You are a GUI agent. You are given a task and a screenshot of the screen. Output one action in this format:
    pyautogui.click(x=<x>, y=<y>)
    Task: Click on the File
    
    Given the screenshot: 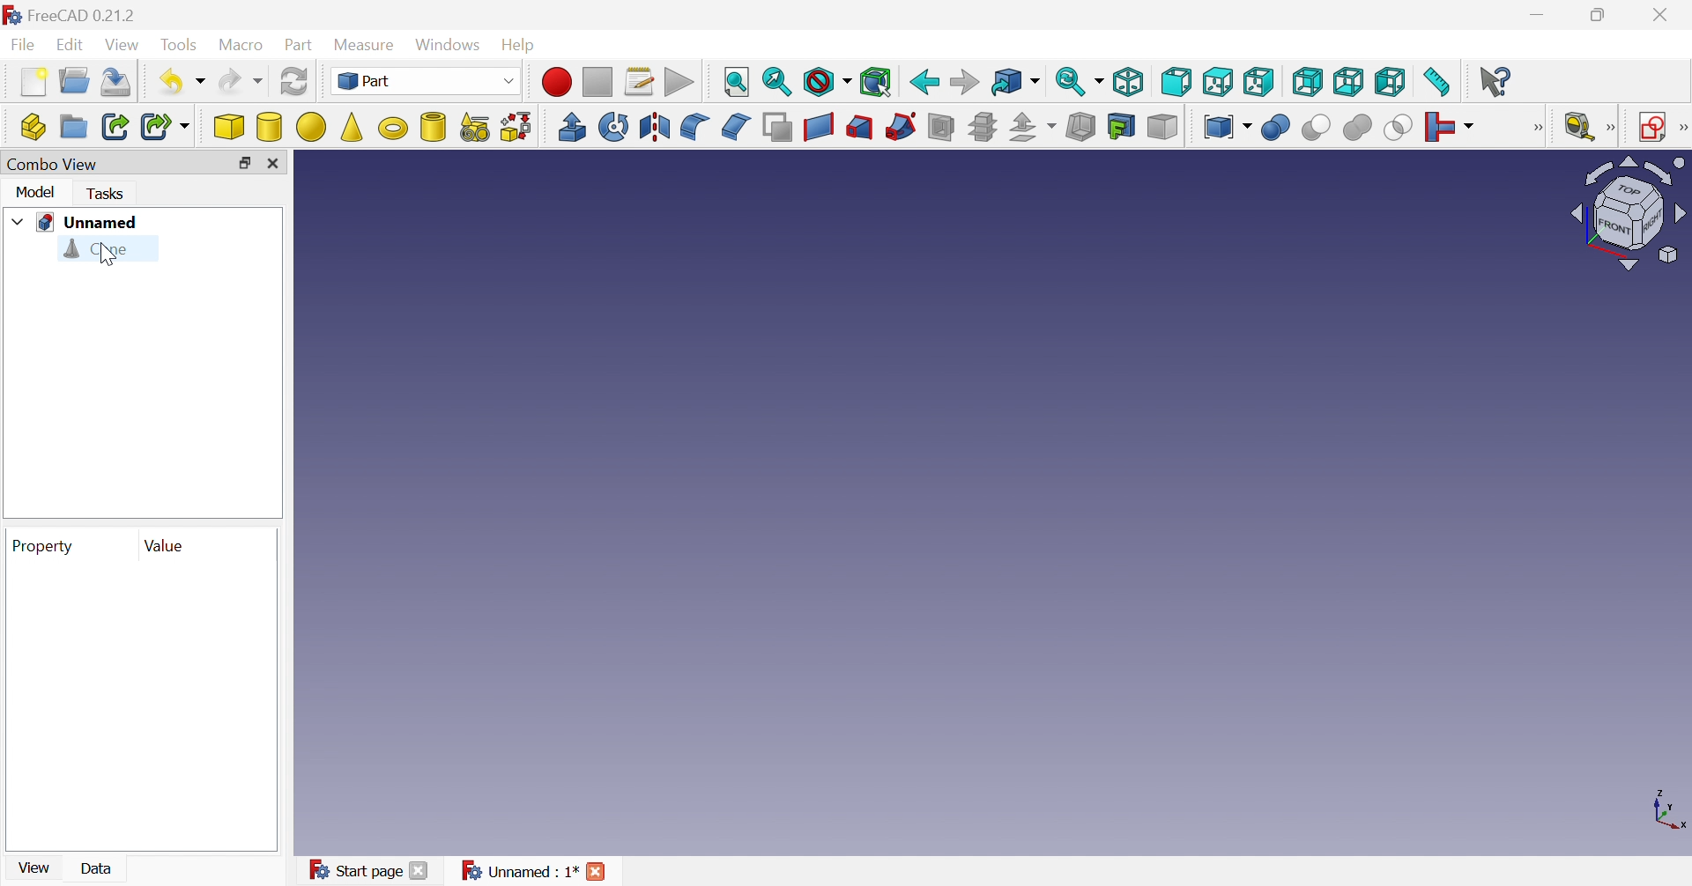 What is the action you would take?
    pyautogui.click(x=20, y=44)
    